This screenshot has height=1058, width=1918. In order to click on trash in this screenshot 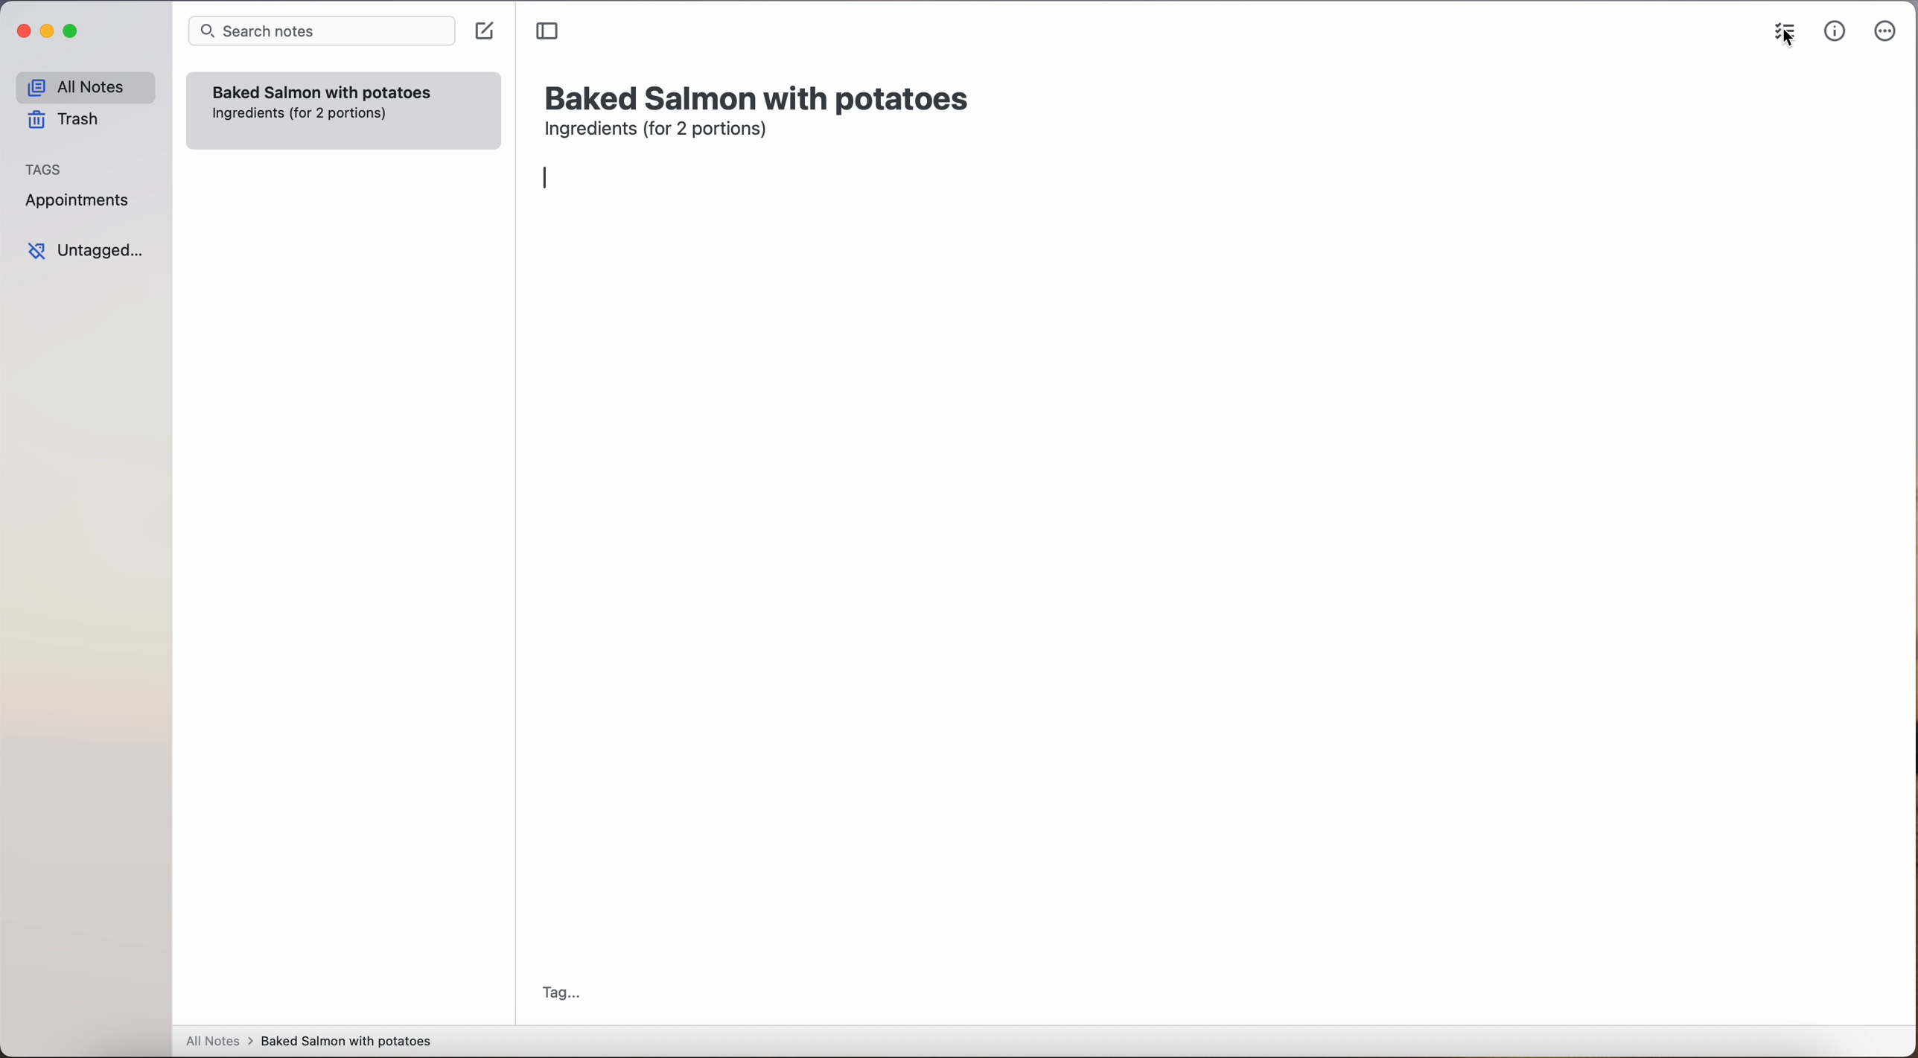, I will do `click(68, 120)`.